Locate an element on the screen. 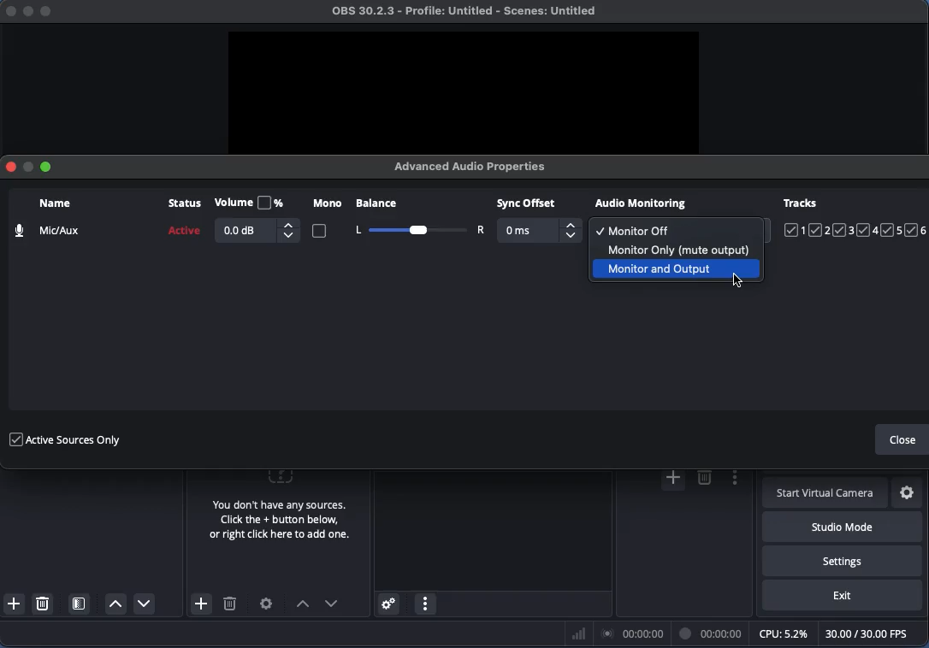 The height and width of the screenshot is (648, 929). Exit is located at coordinates (843, 596).